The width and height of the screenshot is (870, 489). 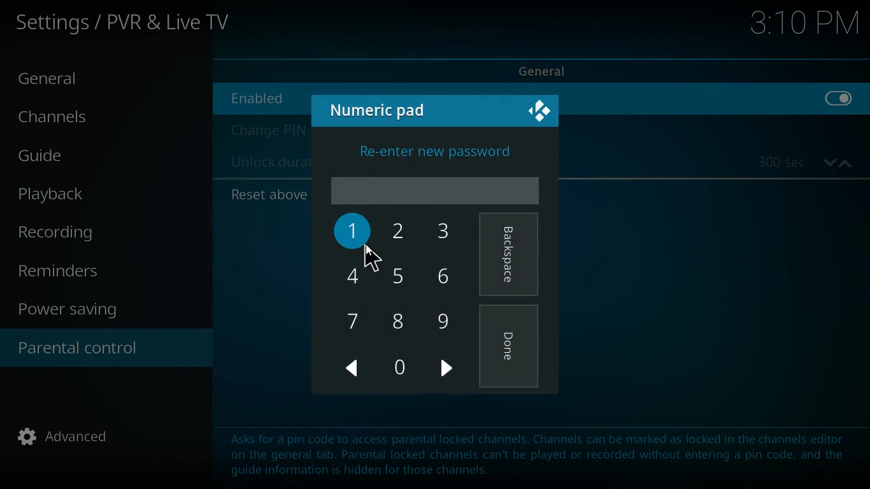 What do you see at coordinates (268, 164) in the screenshot?
I see `unlock duration` at bounding box center [268, 164].